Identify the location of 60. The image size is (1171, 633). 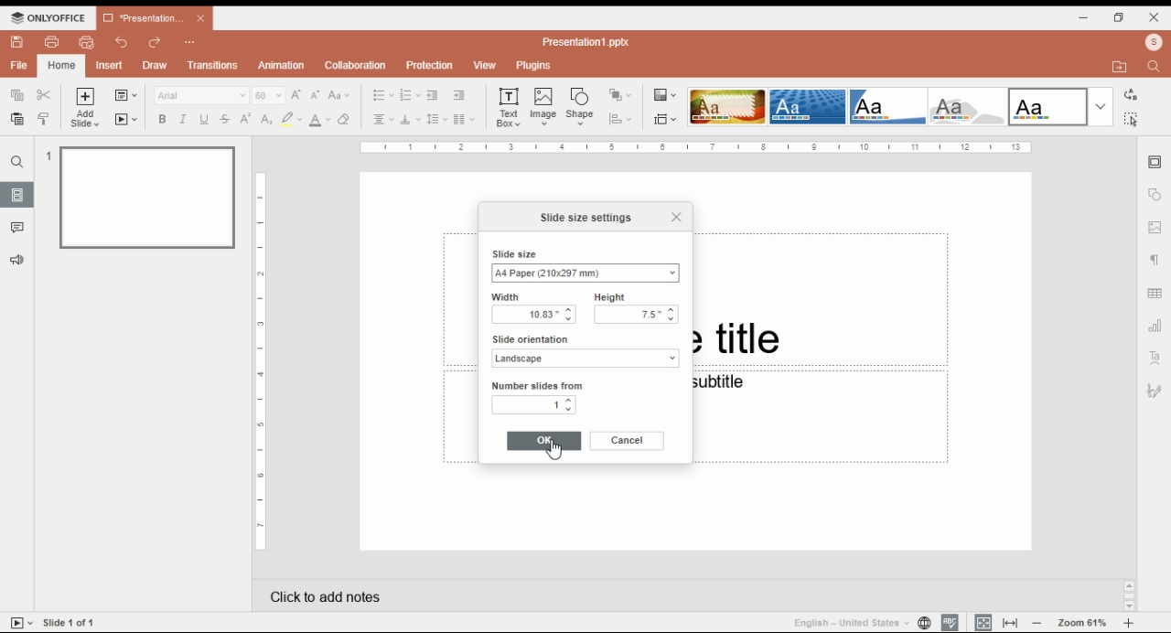
(269, 95).